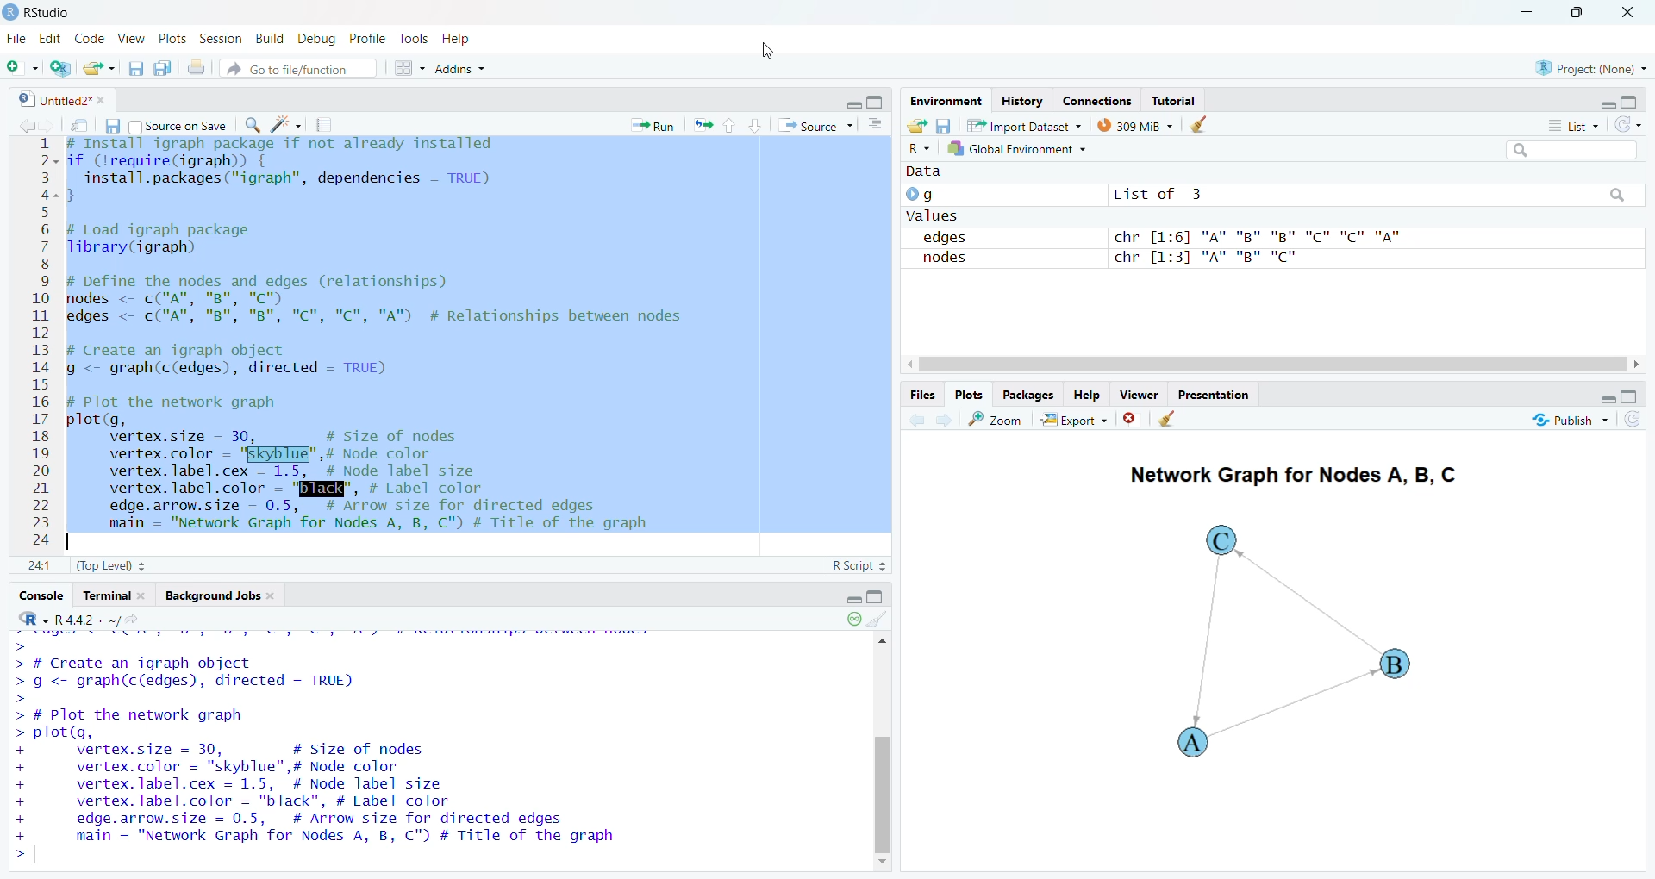  What do you see at coordinates (945, 125) in the screenshot?
I see `save` at bounding box center [945, 125].